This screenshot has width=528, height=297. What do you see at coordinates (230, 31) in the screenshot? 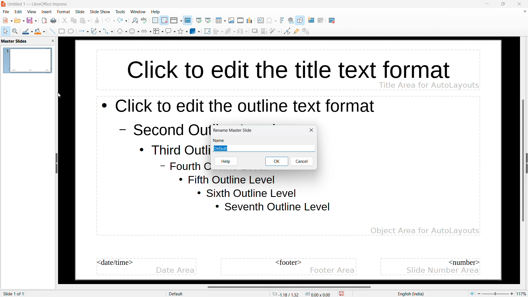
I see `arrange` at bounding box center [230, 31].